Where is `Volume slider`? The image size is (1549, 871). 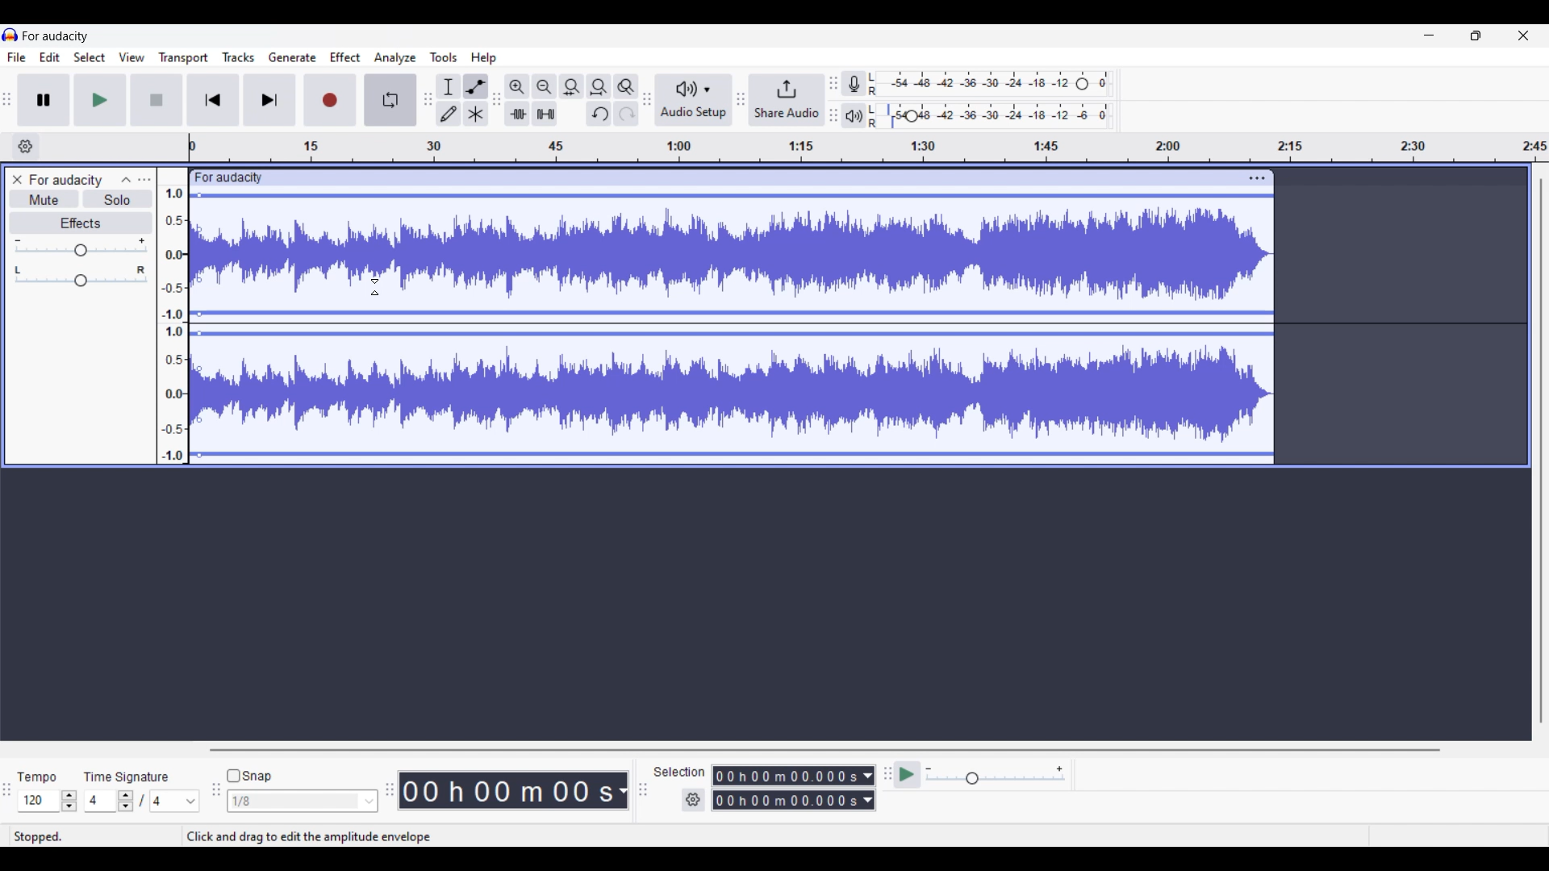 Volume slider is located at coordinates (81, 248).